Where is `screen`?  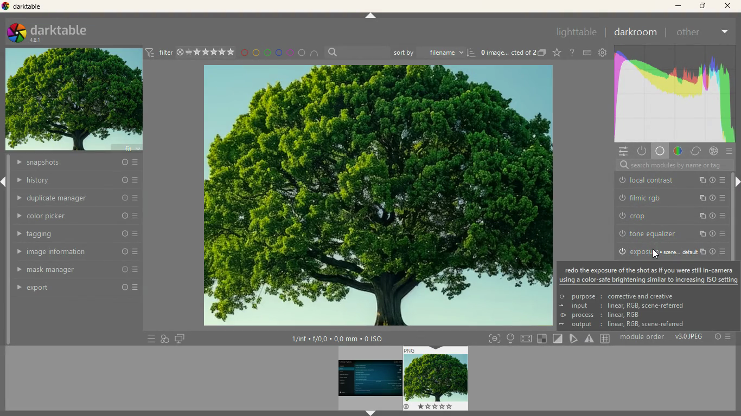 screen is located at coordinates (180, 338).